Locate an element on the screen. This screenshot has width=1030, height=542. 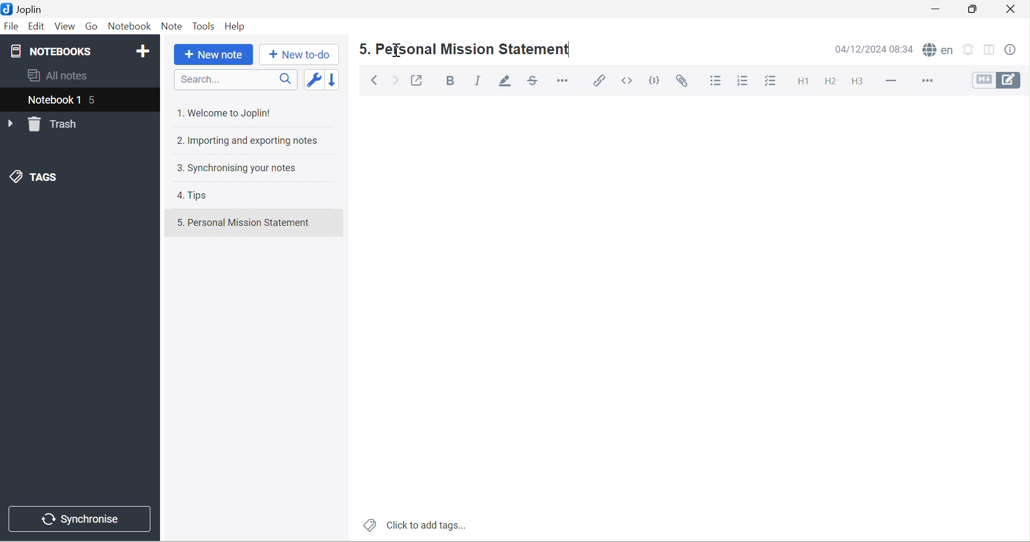
Horizontal is located at coordinates (563, 79).